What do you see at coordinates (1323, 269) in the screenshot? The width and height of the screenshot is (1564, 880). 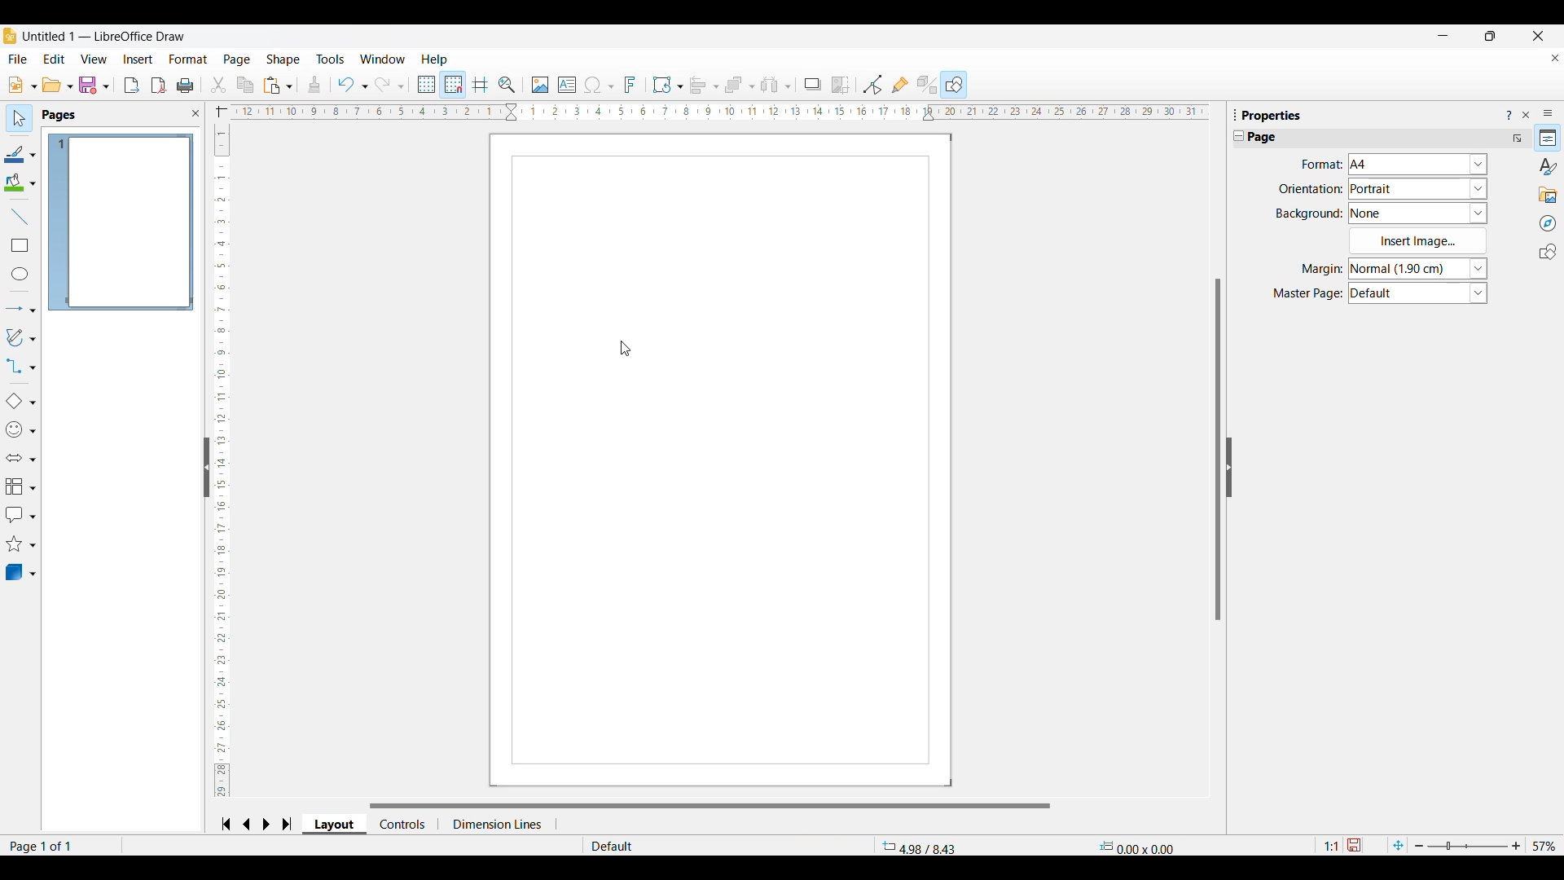 I see `Margin` at bounding box center [1323, 269].